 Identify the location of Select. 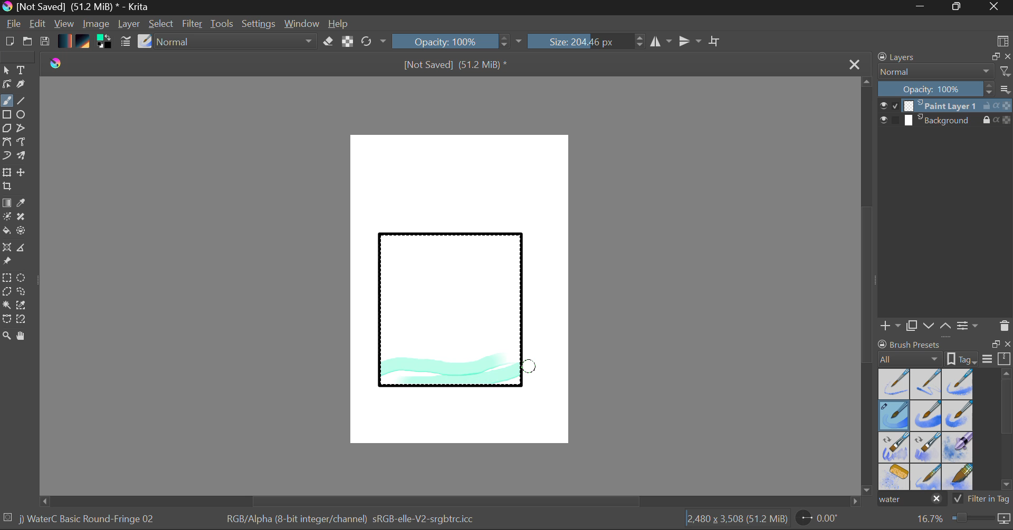
(162, 24).